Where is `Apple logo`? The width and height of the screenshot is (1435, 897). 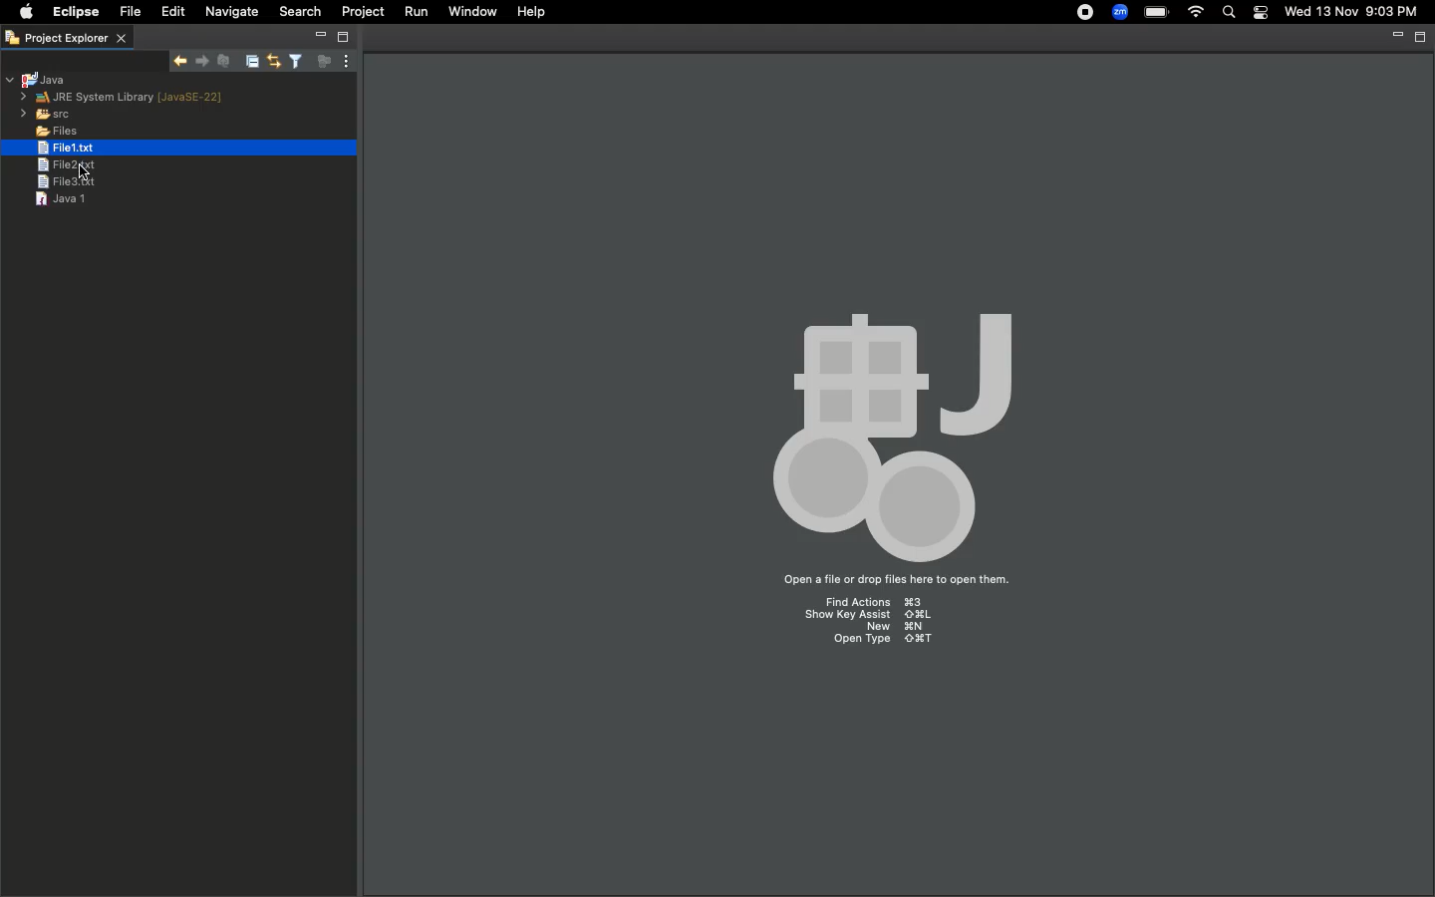
Apple logo is located at coordinates (22, 14).